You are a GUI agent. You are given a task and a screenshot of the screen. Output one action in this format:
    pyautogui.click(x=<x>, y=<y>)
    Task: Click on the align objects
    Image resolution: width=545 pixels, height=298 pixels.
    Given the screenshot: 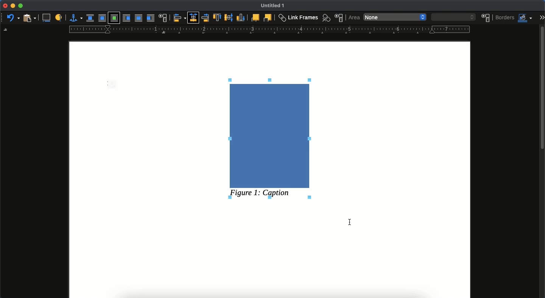 What is the action you would take?
    pyautogui.click(x=180, y=17)
    